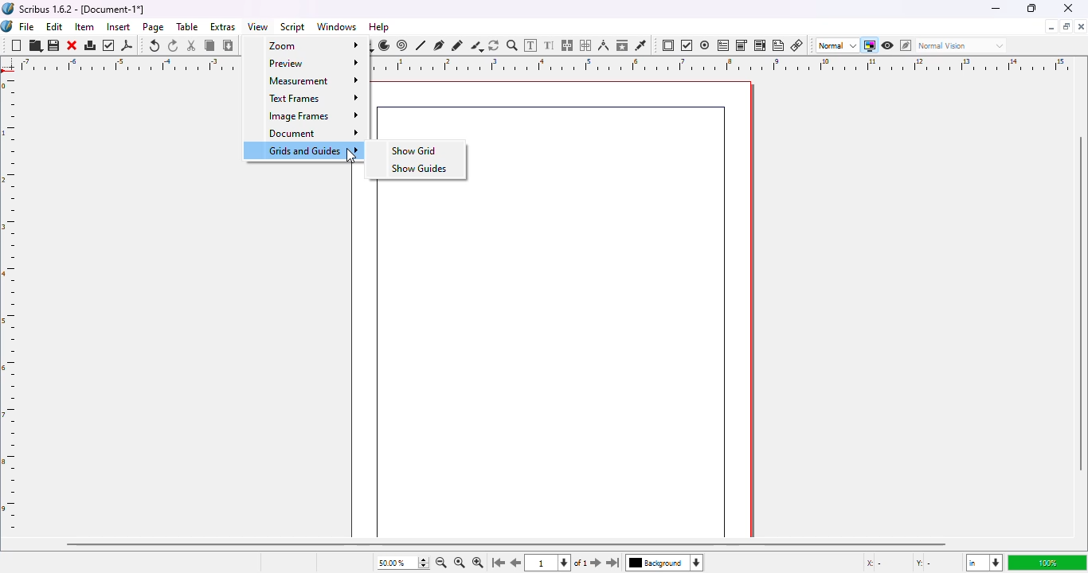 The width and height of the screenshot is (1088, 573). I want to click on rotate item, so click(495, 45).